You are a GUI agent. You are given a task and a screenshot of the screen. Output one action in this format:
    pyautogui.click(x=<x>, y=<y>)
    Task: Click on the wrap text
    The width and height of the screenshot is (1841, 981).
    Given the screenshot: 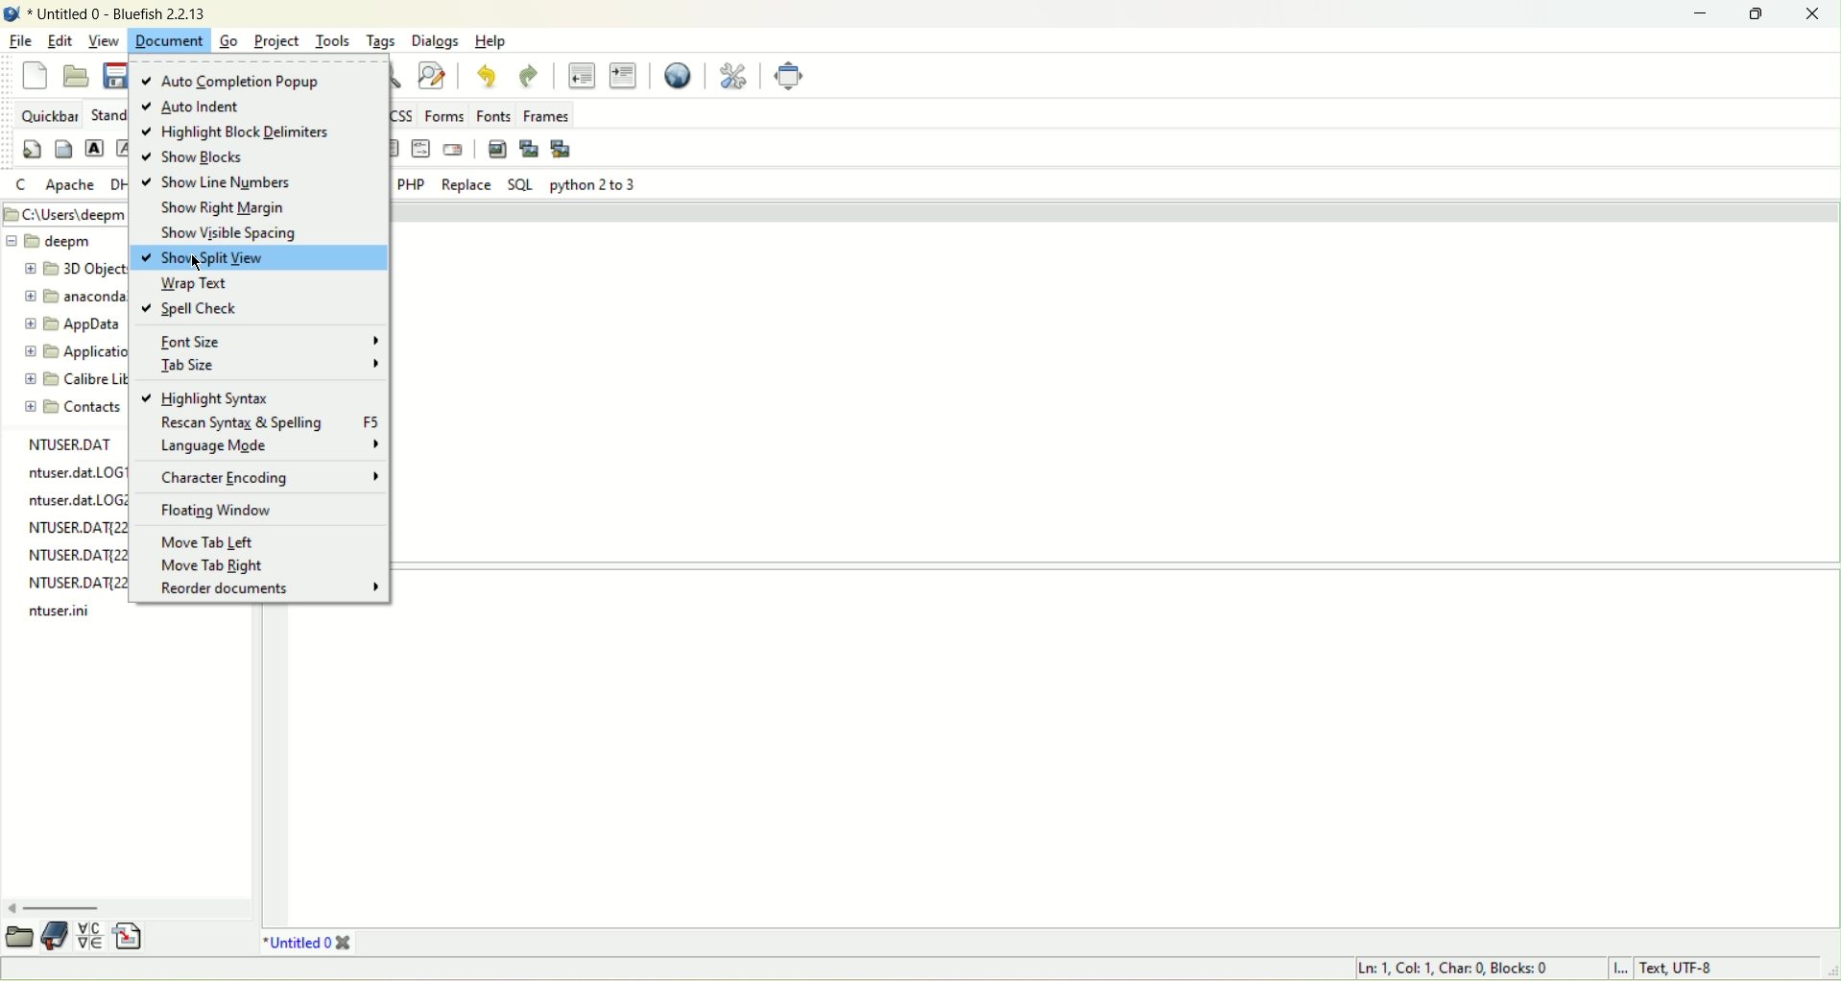 What is the action you would take?
    pyautogui.click(x=239, y=284)
    